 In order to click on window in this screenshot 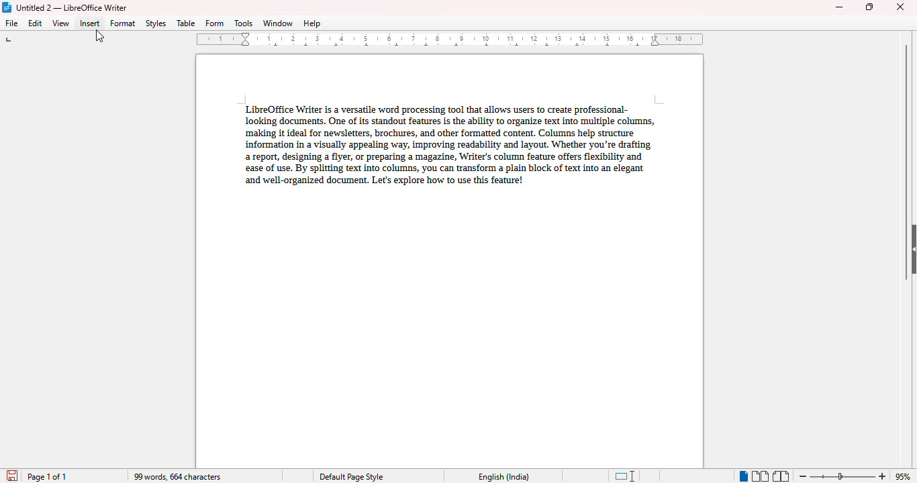, I will do `click(278, 23)`.